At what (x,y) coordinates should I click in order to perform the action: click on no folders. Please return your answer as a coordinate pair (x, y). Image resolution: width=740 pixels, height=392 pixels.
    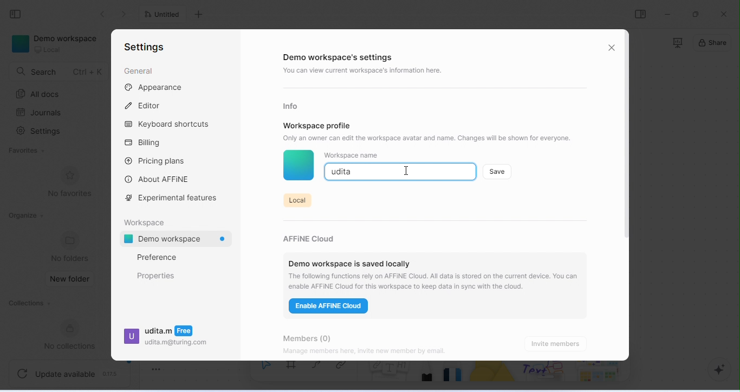
    Looking at the image, I should click on (72, 246).